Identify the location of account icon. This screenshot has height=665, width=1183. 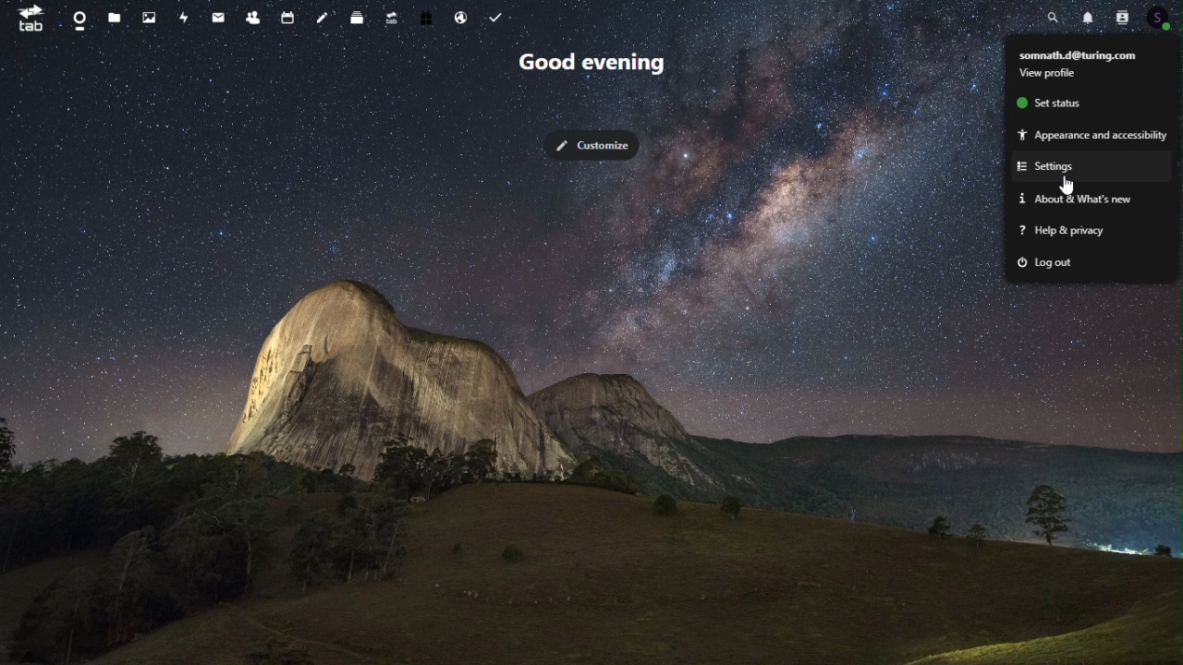
(1161, 19).